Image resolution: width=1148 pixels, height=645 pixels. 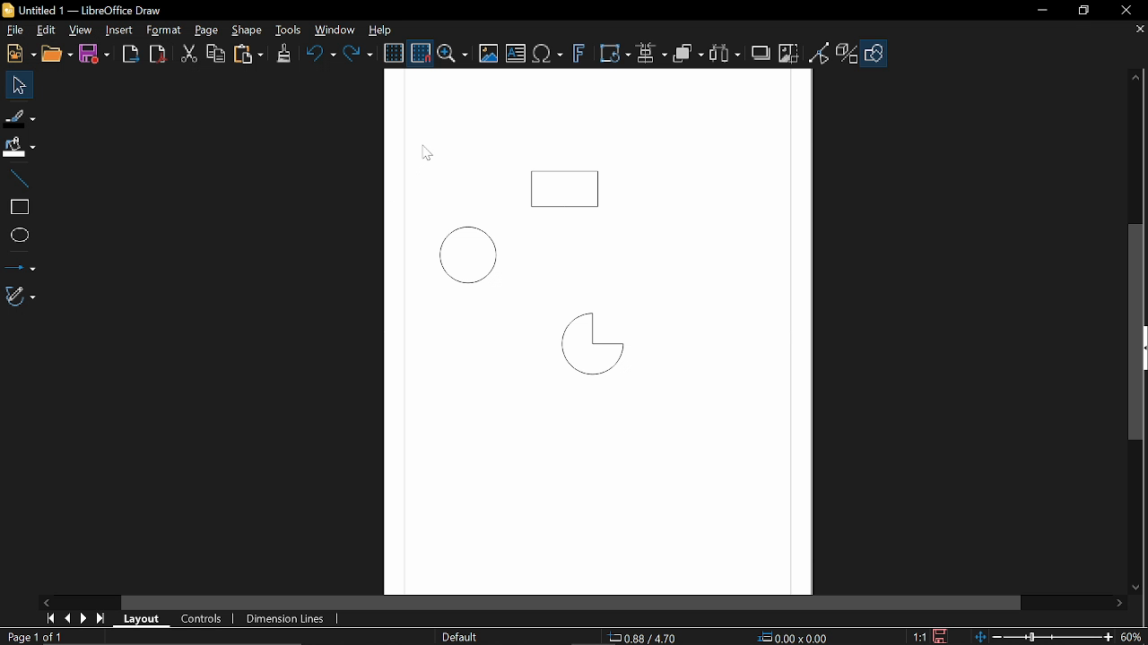 I want to click on Crop, so click(x=787, y=54).